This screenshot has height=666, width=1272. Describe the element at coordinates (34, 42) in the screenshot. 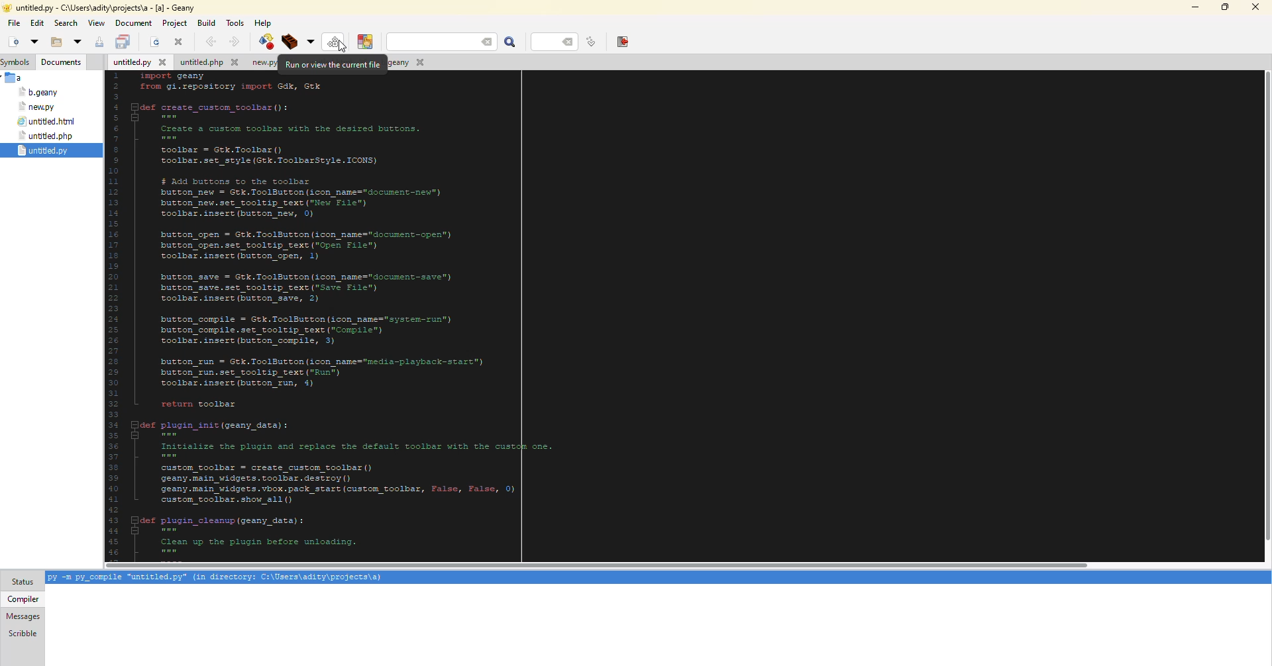

I see `open` at that location.